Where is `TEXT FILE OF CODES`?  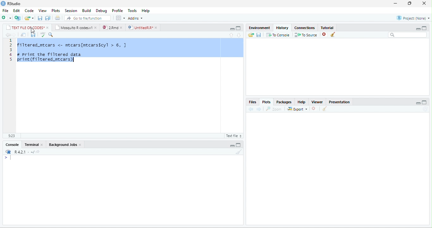
TEXT FILE OF CODES is located at coordinates (25, 27).